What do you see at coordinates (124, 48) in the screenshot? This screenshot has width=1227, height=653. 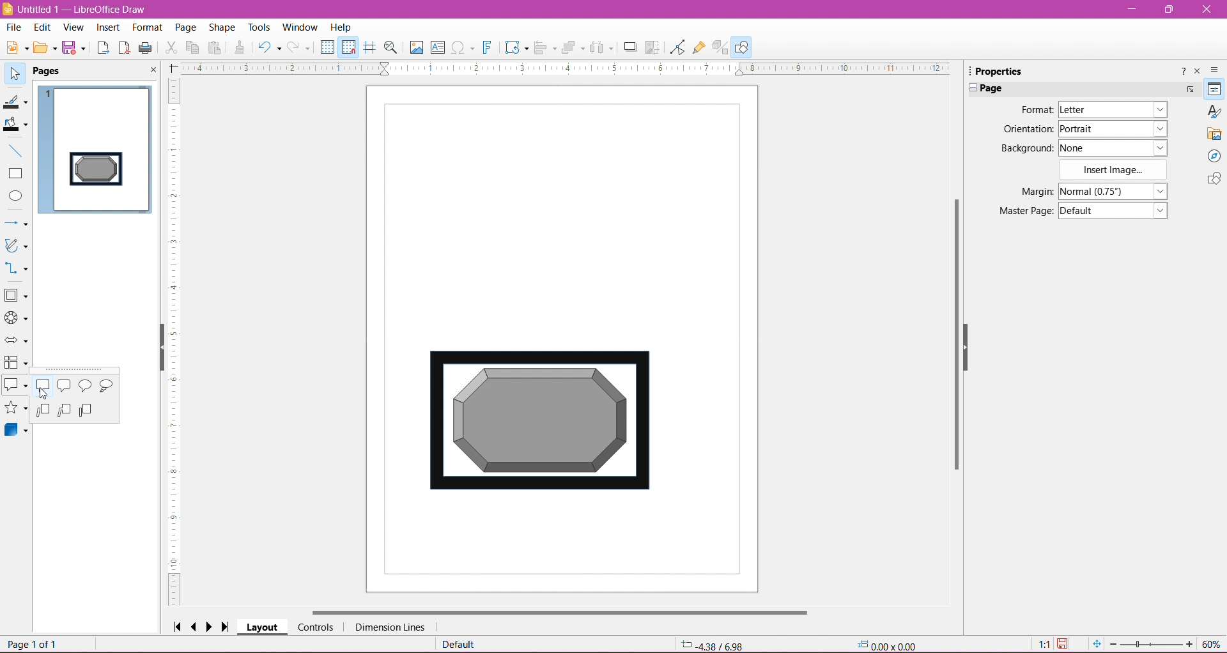 I see `Export directly as PDF` at bounding box center [124, 48].